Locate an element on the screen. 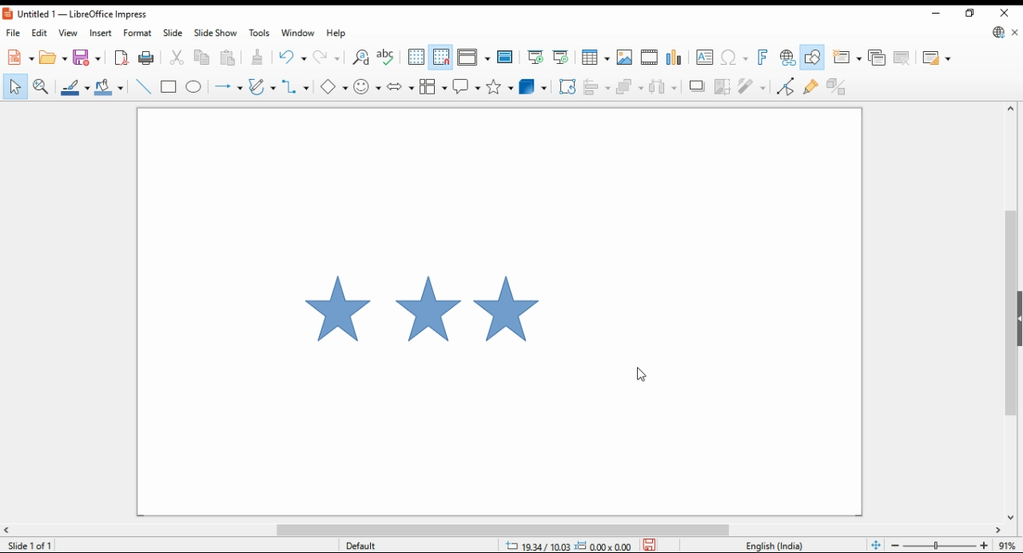 The width and height of the screenshot is (1023, 553). save is located at coordinates (87, 57).